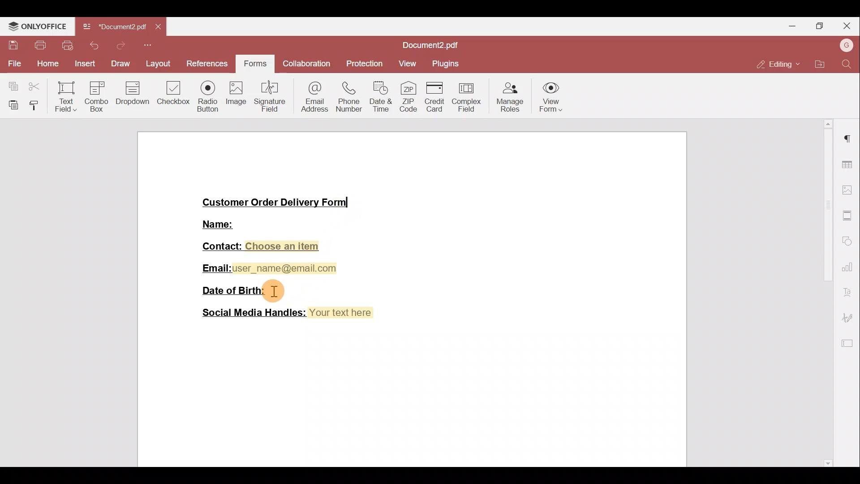 Image resolution: width=860 pixels, height=484 pixels. Describe the element at coordinates (792, 27) in the screenshot. I see `Minimise` at that location.